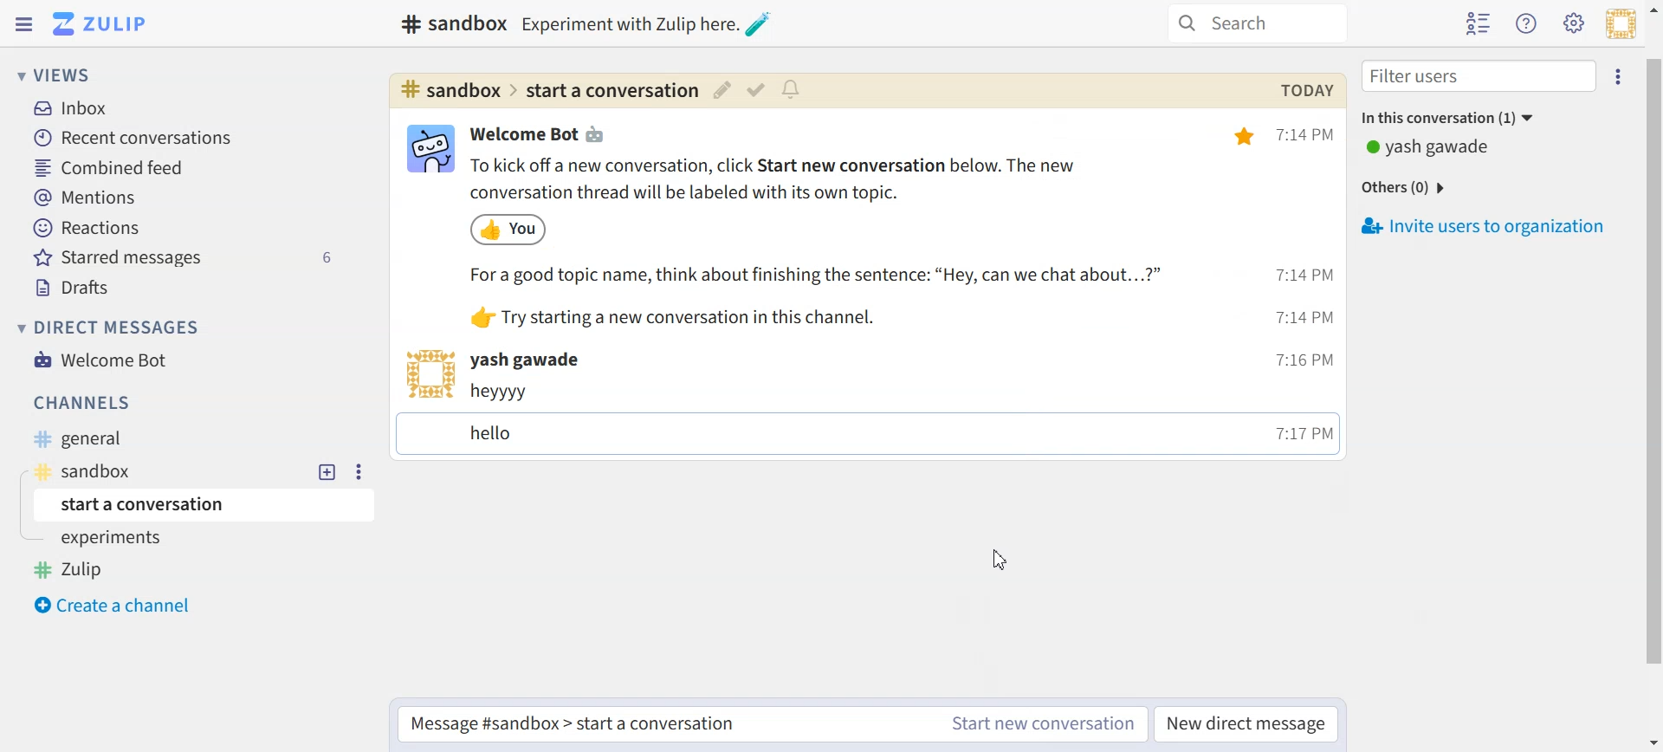 This screenshot has height=752, width=1663. I want to click on user, so click(539, 361).